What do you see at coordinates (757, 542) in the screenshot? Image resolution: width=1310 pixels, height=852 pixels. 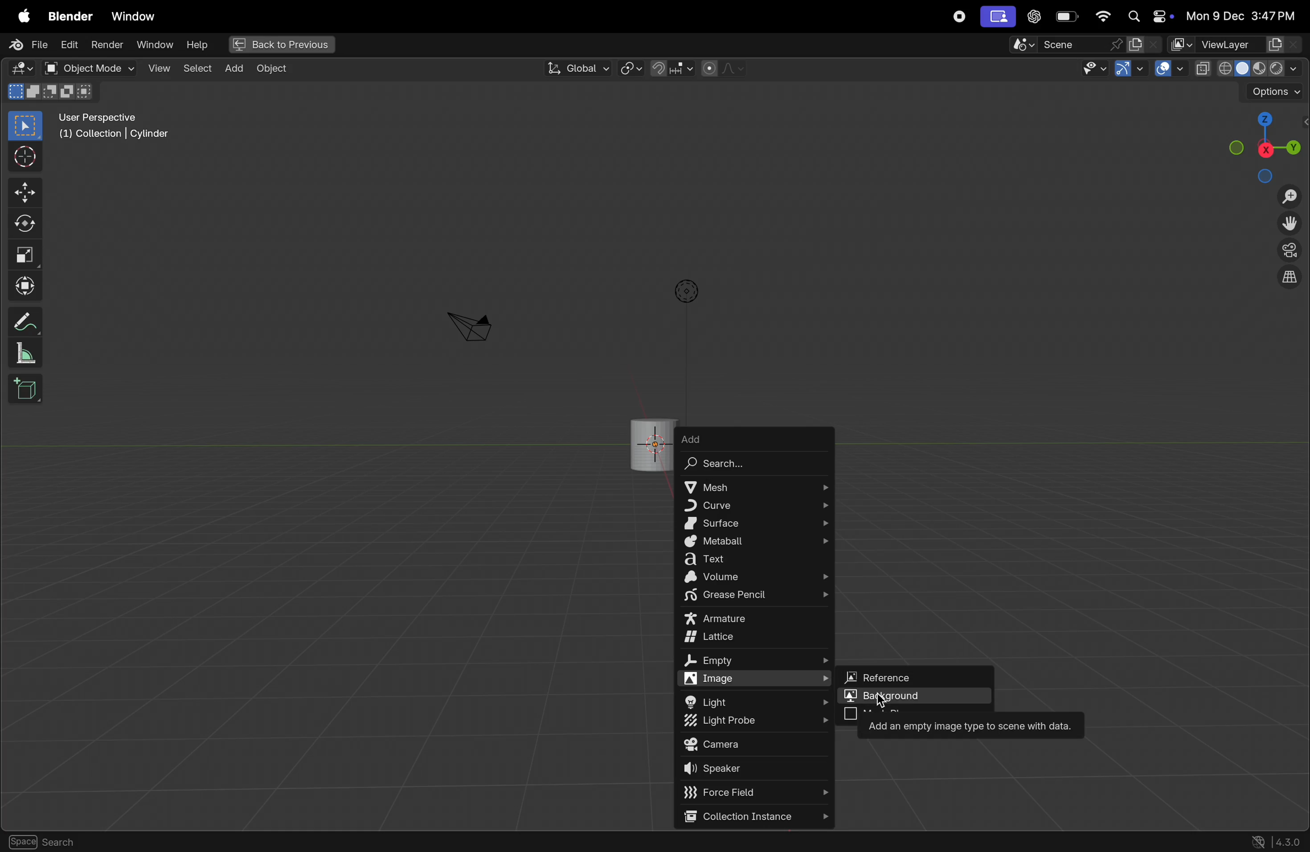 I see `metaball` at bounding box center [757, 542].